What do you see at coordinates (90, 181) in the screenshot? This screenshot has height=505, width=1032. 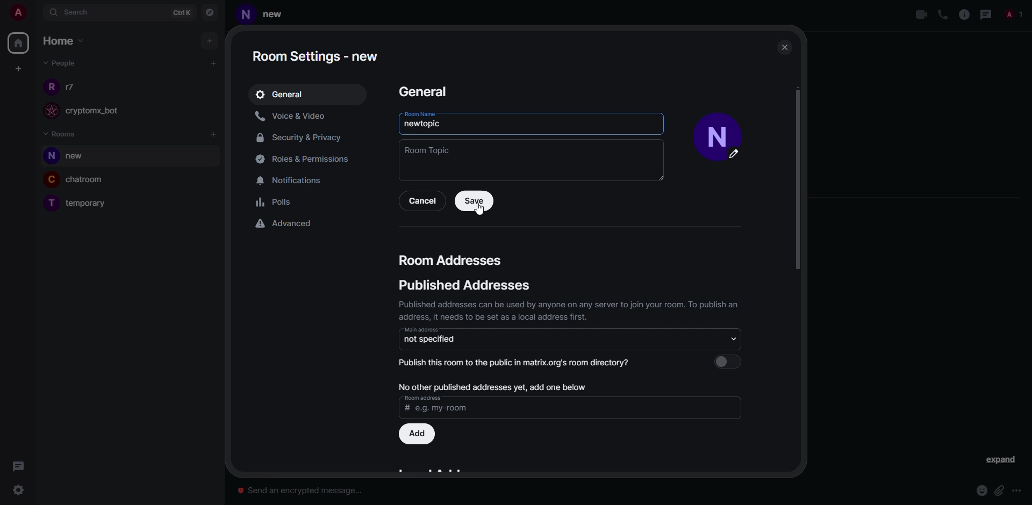 I see `room` at bounding box center [90, 181].